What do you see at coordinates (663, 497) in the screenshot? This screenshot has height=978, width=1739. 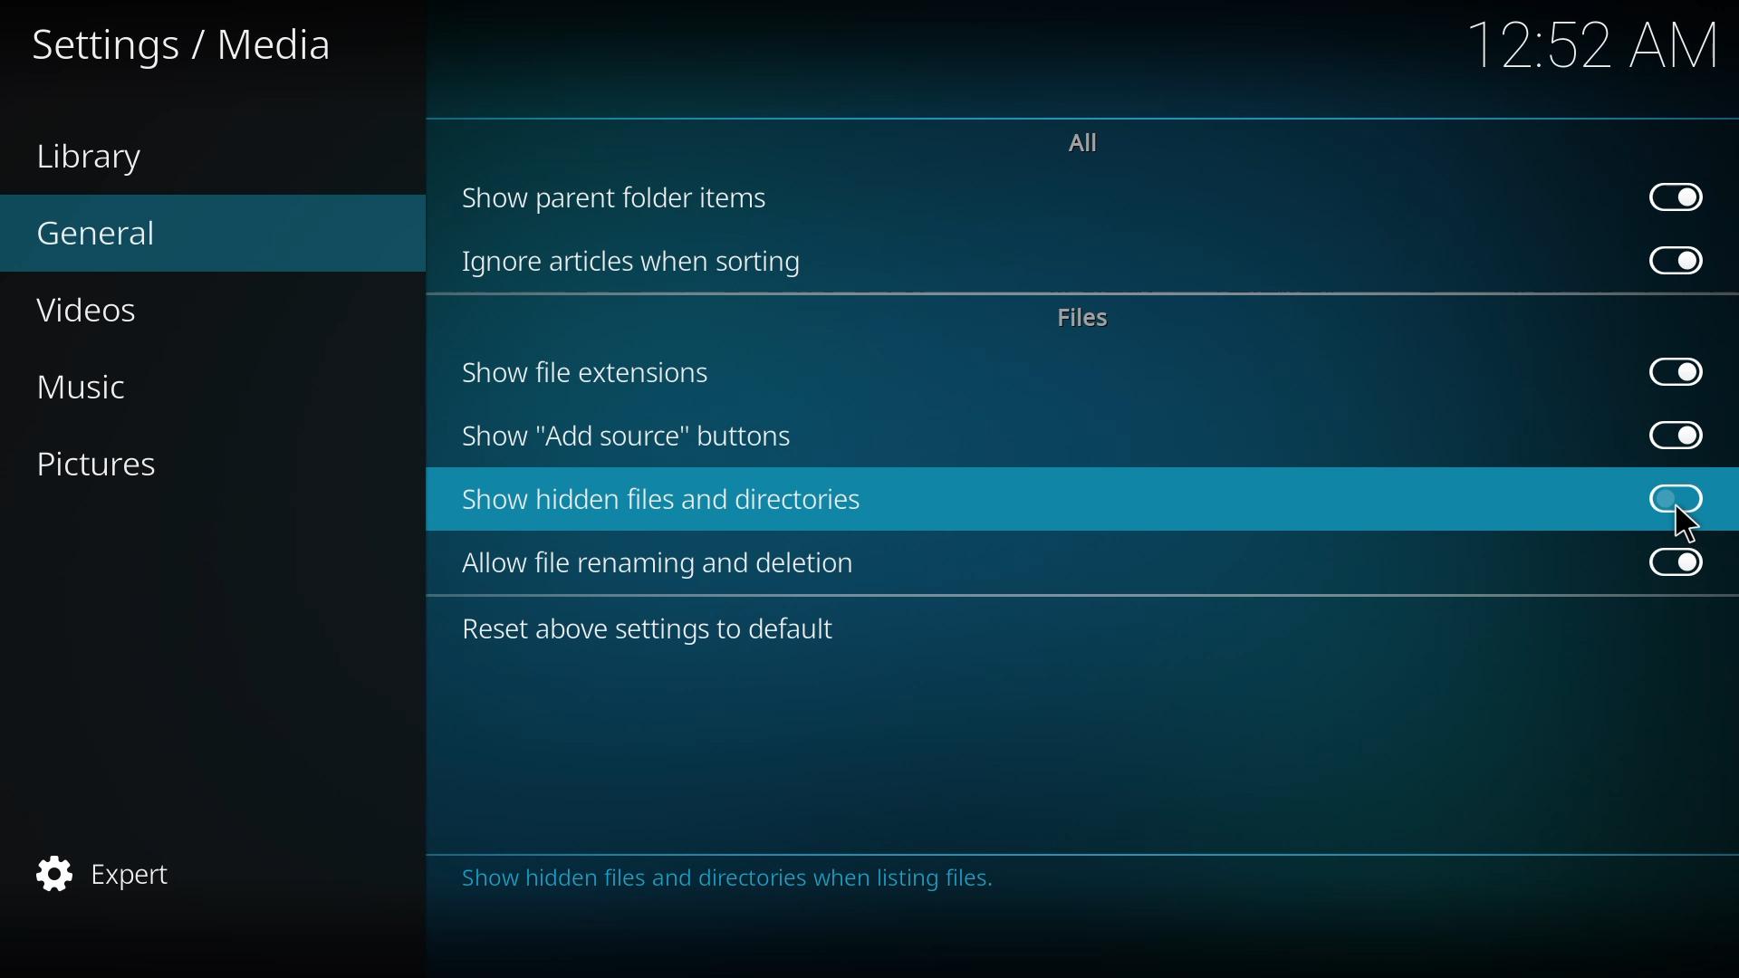 I see `show hidden files and directories` at bounding box center [663, 497].